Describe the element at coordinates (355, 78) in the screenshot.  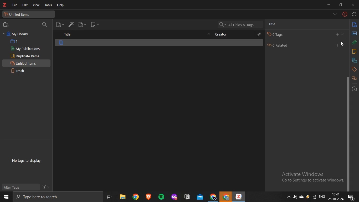
I see `related` at that location.